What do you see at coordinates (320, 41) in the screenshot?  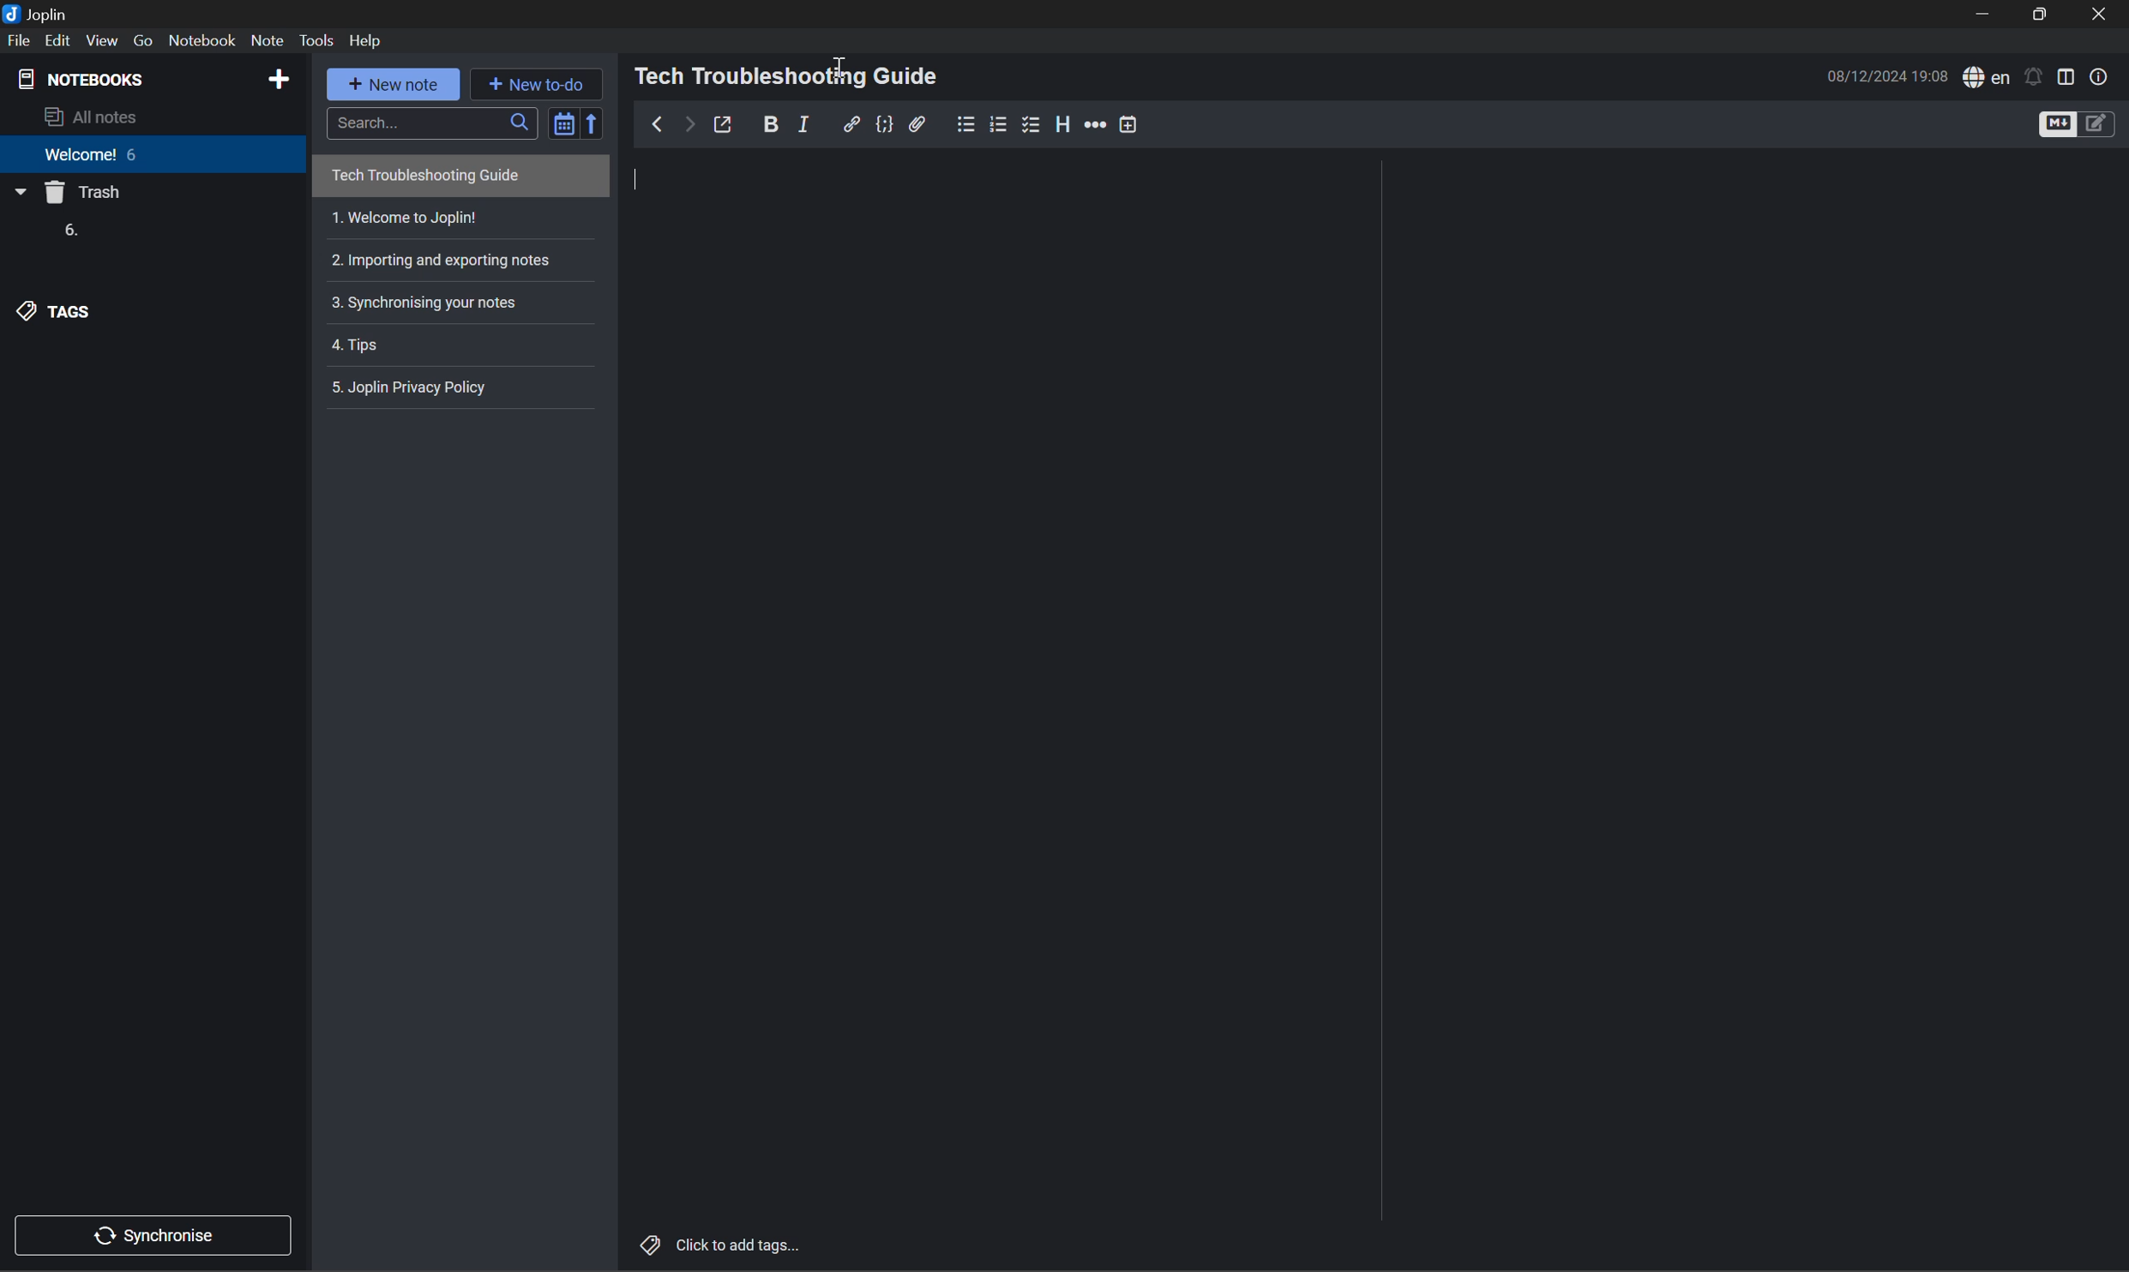 I see `Tools` at bounding box center [320, 41].